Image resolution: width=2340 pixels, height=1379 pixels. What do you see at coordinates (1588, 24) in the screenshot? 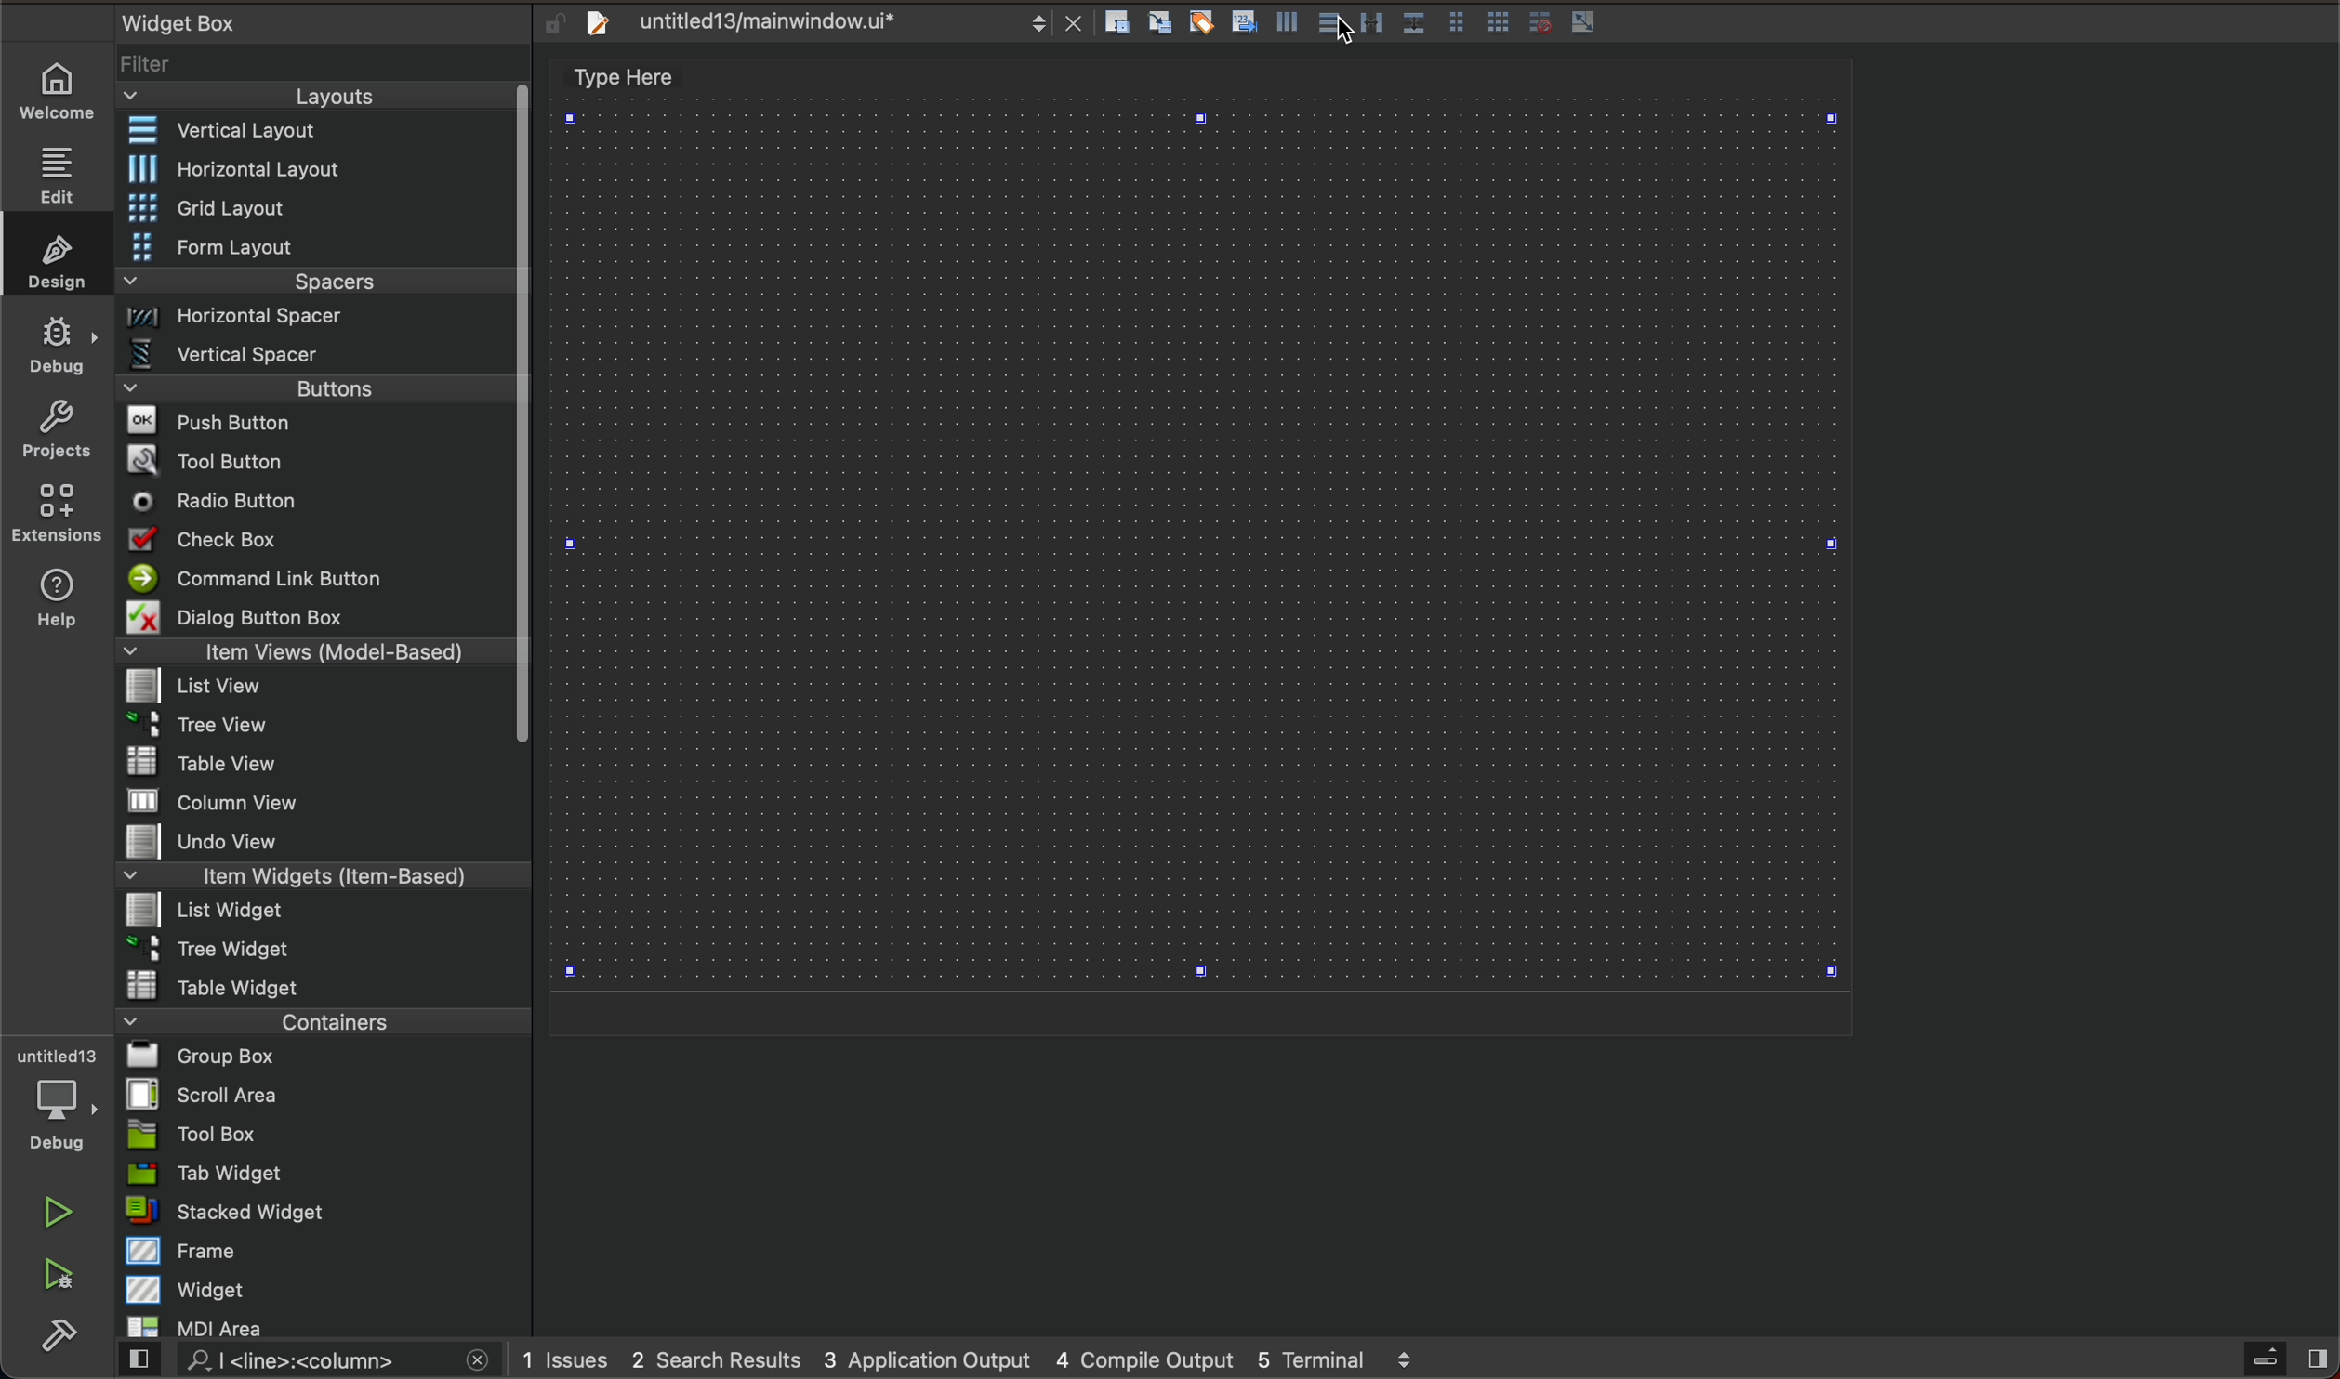
I see `` at bounding box center [1588, 24].